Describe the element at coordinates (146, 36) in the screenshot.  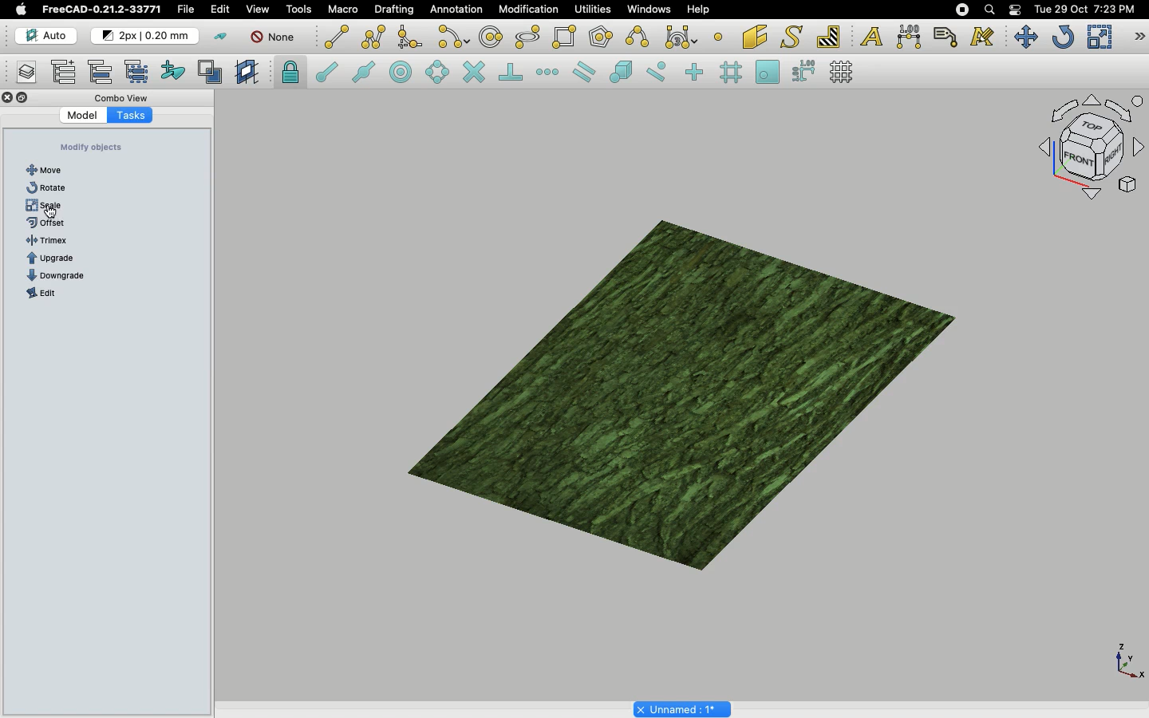
I see `Change default style for new objects` at that location.